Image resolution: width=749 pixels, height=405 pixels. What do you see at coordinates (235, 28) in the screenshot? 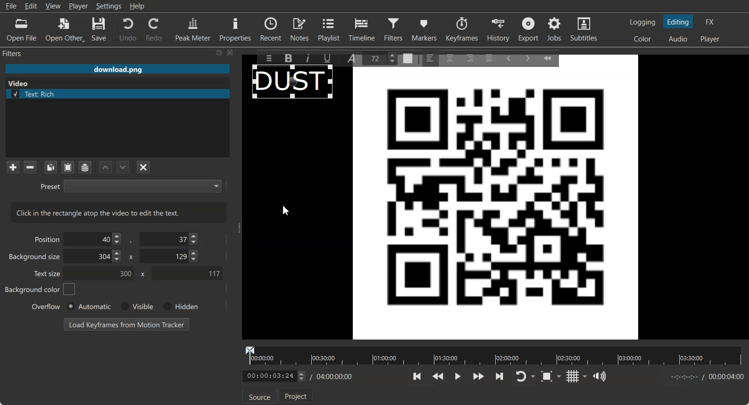
I see `Properties` at bounding box center [235, 28].